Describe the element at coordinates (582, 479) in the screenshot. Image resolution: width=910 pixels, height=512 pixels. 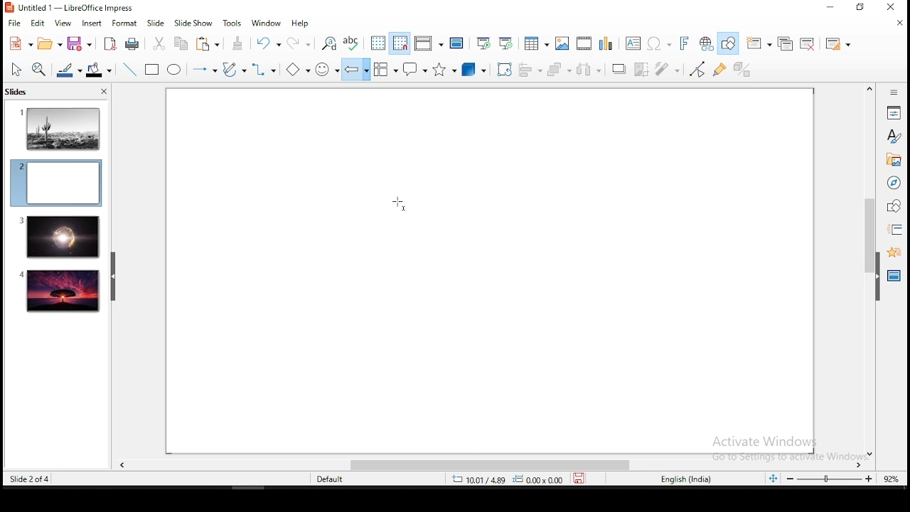
I see `save` at that location.